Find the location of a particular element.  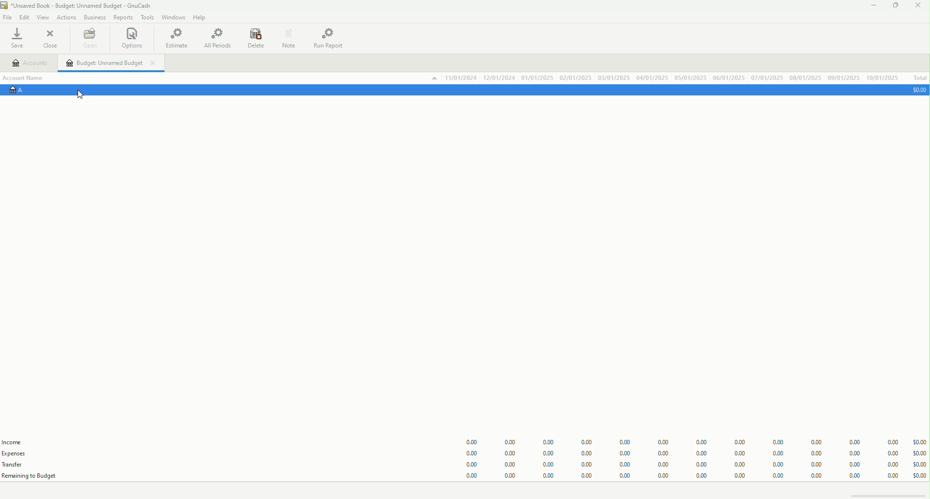

Close is located at coordinates (52, 37).